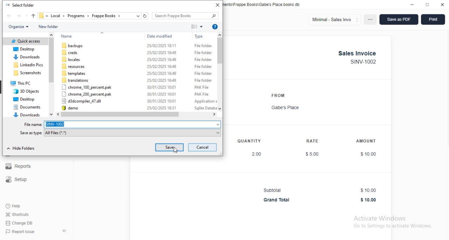 This screenshot has height=240, width=449. What do you see at coordinates (26, 15) in the screenshot?
I see `recent locations` at bounding box center [26, 15].